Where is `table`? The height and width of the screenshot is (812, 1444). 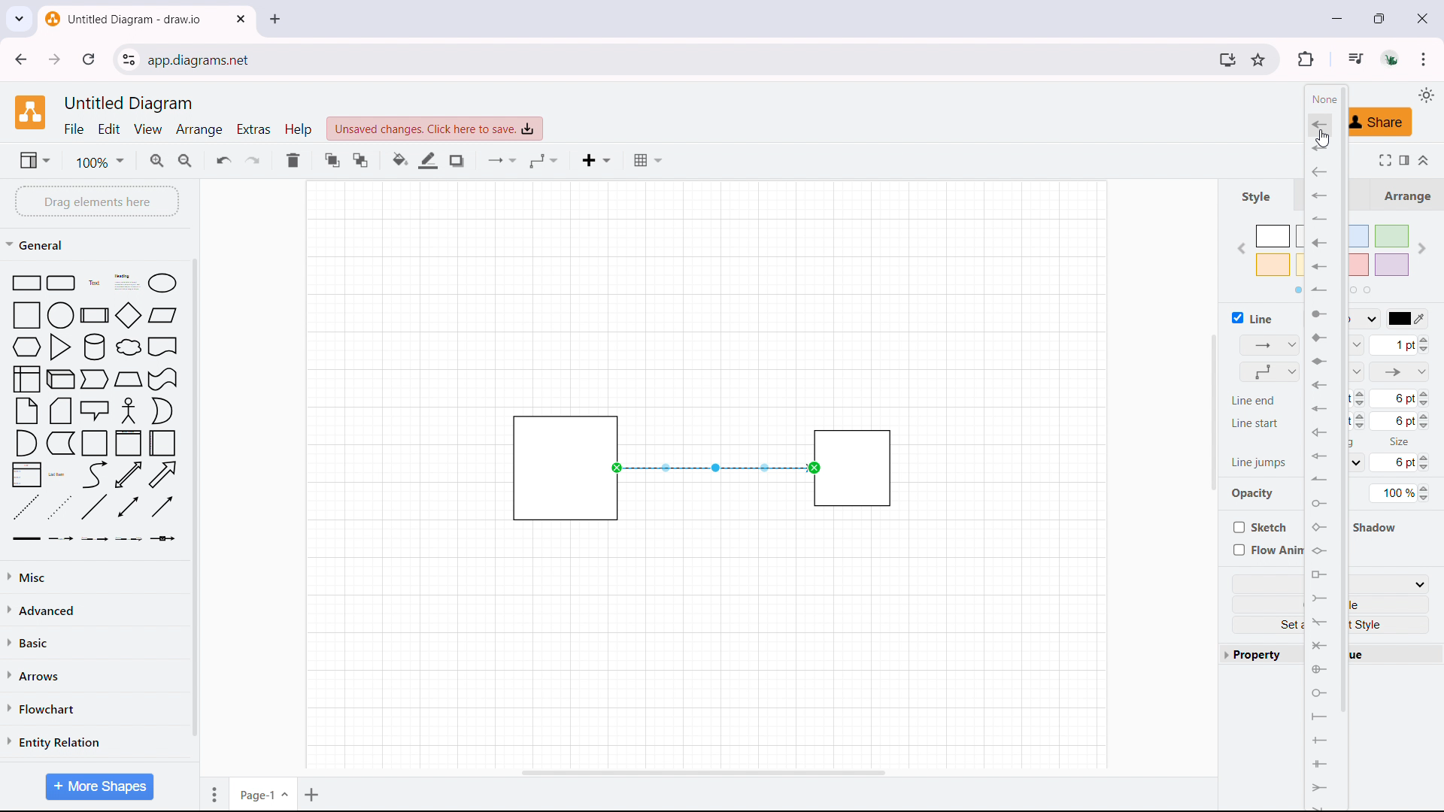 table is located at coordinates (648, 160).